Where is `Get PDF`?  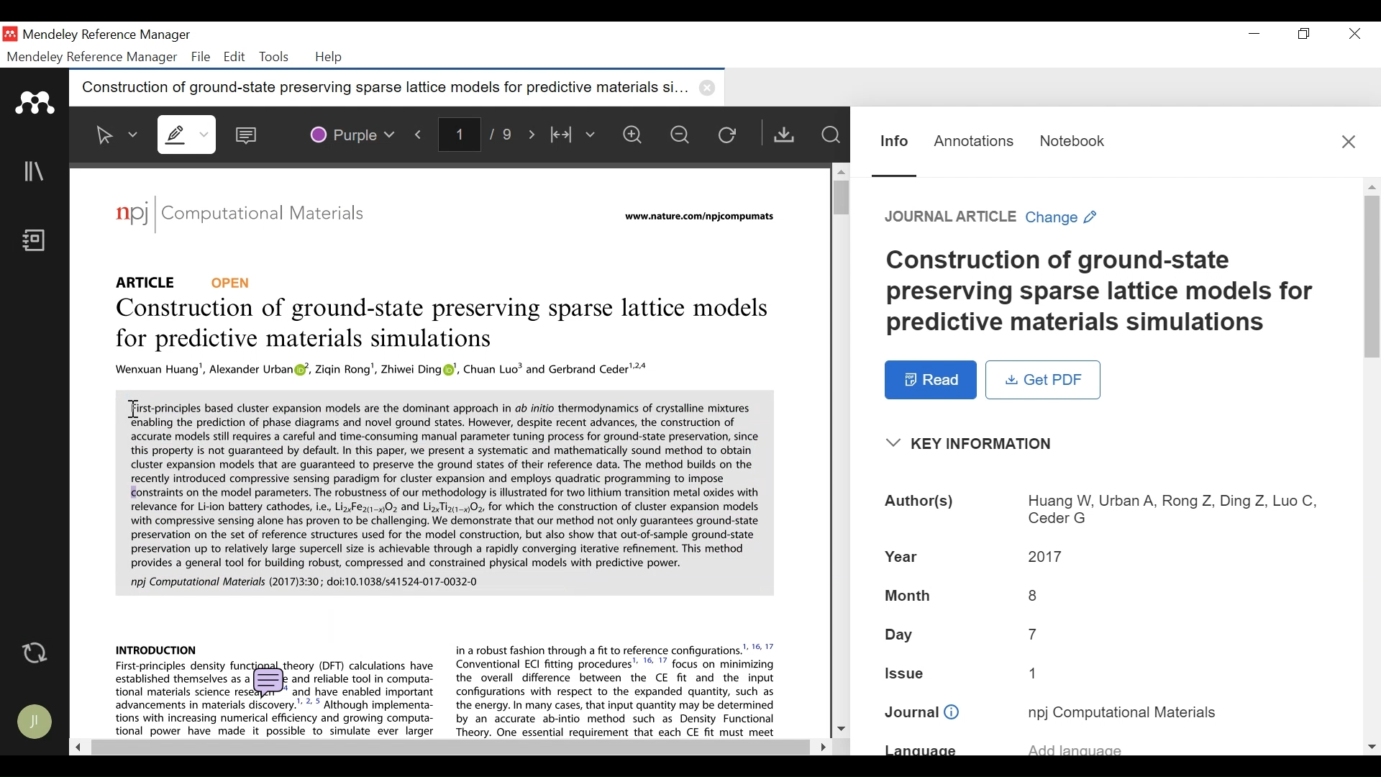 Get PDF is located at coordinates (783, 134).